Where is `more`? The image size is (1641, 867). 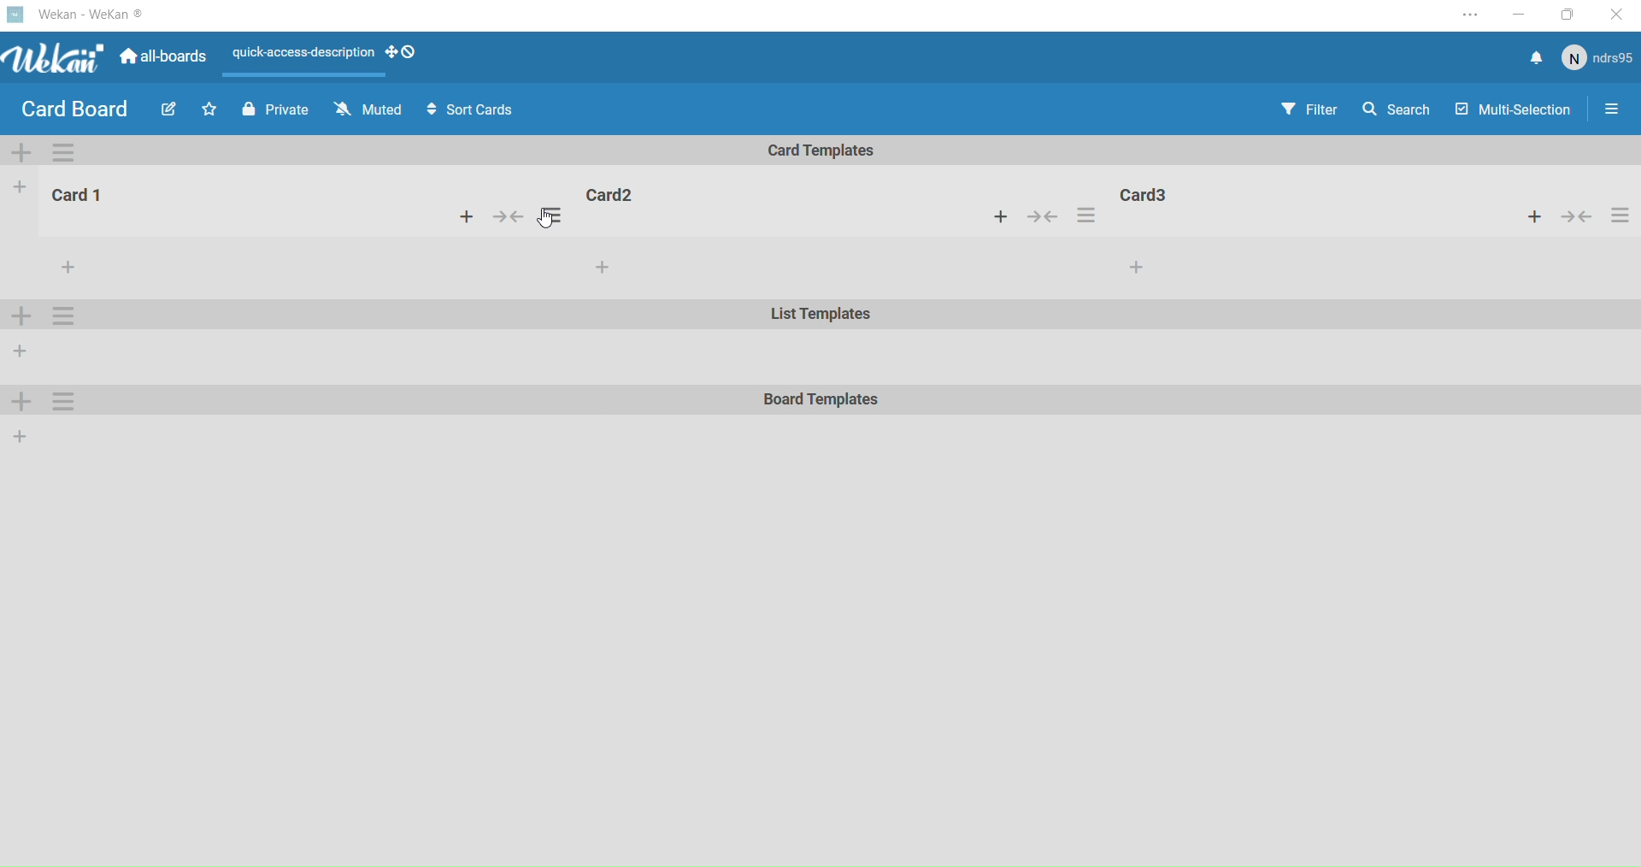 more is located at coordinates (609, 266).